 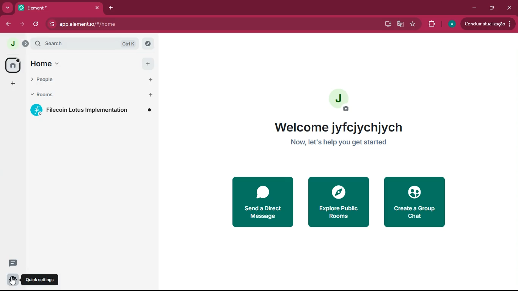 I want to click on back, so click(x=8, y=25).